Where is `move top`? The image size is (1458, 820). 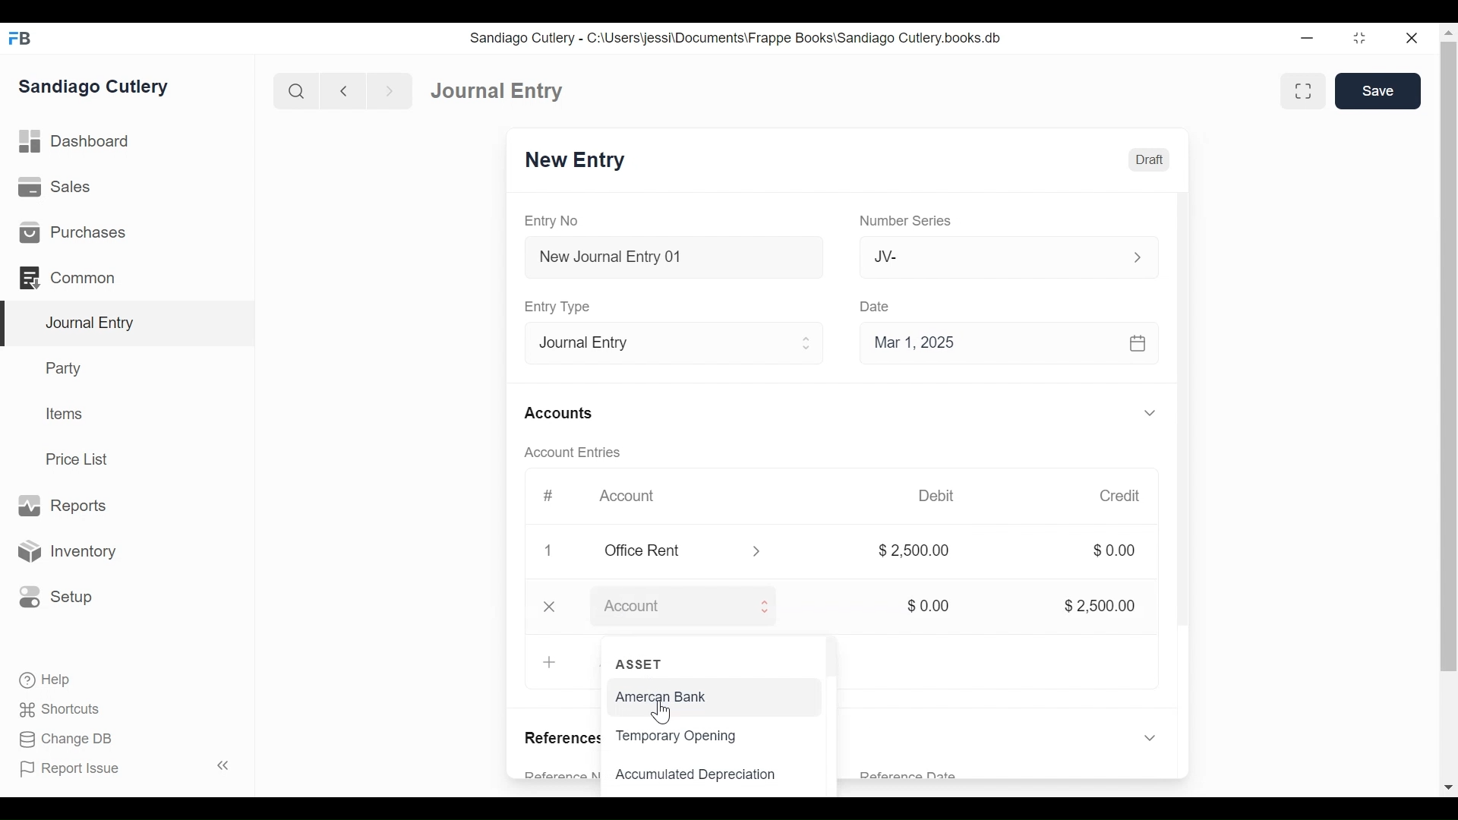
move top is located at coordinates (1448, 30).